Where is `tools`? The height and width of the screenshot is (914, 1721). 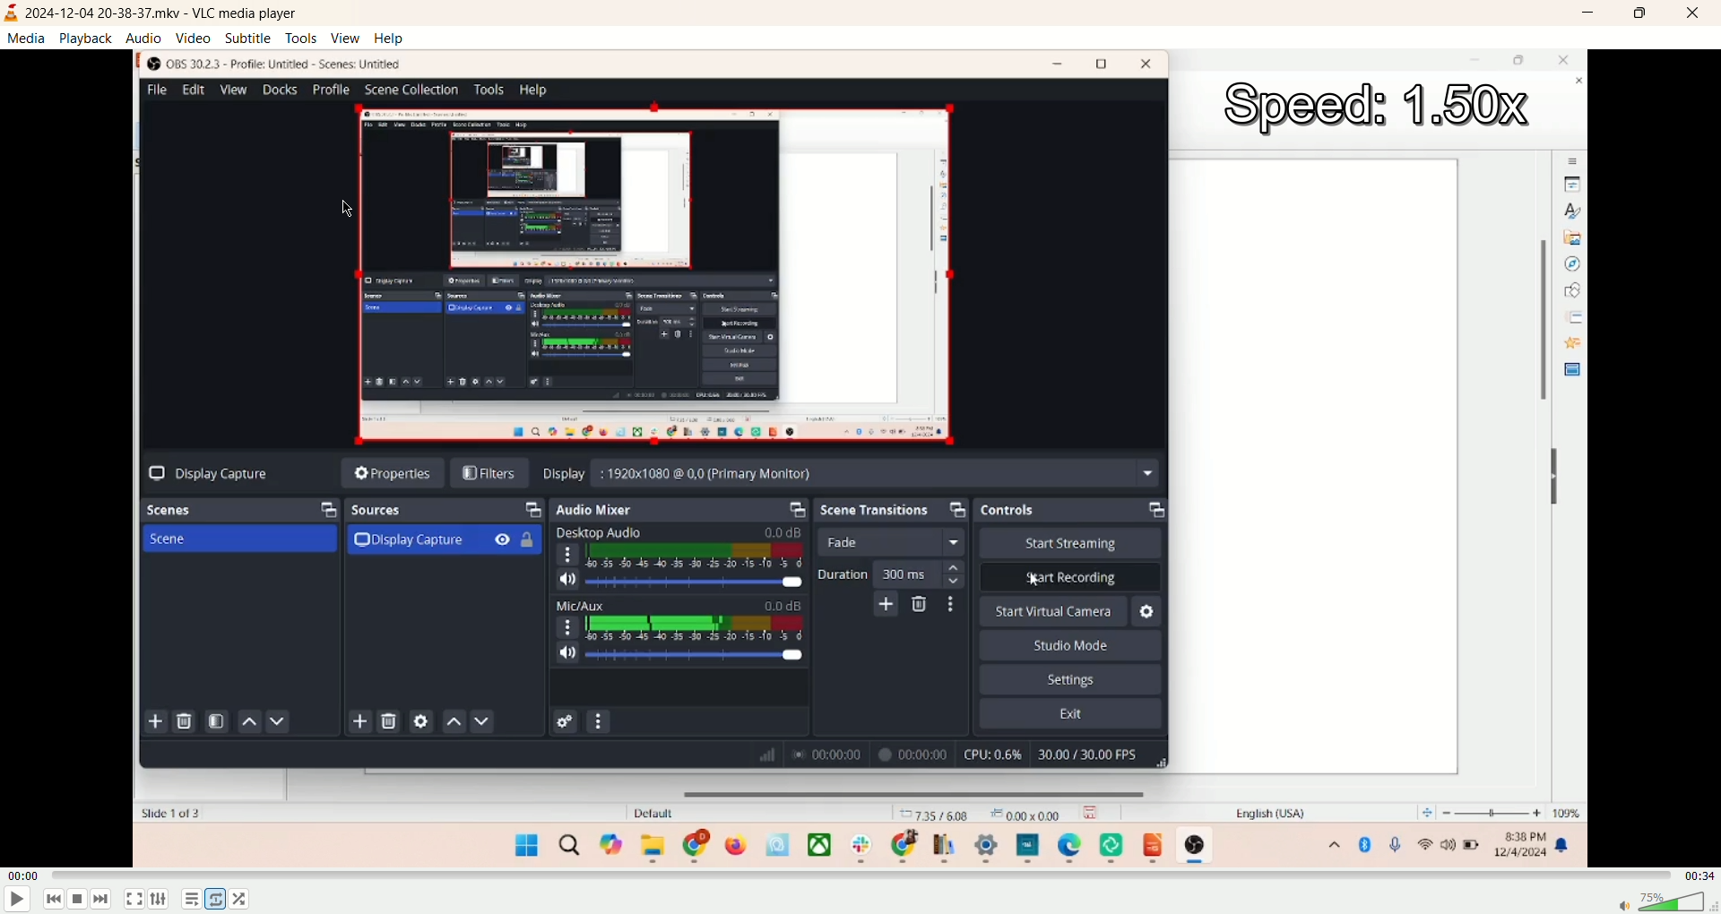
tools is located at coordinates (302, 39).